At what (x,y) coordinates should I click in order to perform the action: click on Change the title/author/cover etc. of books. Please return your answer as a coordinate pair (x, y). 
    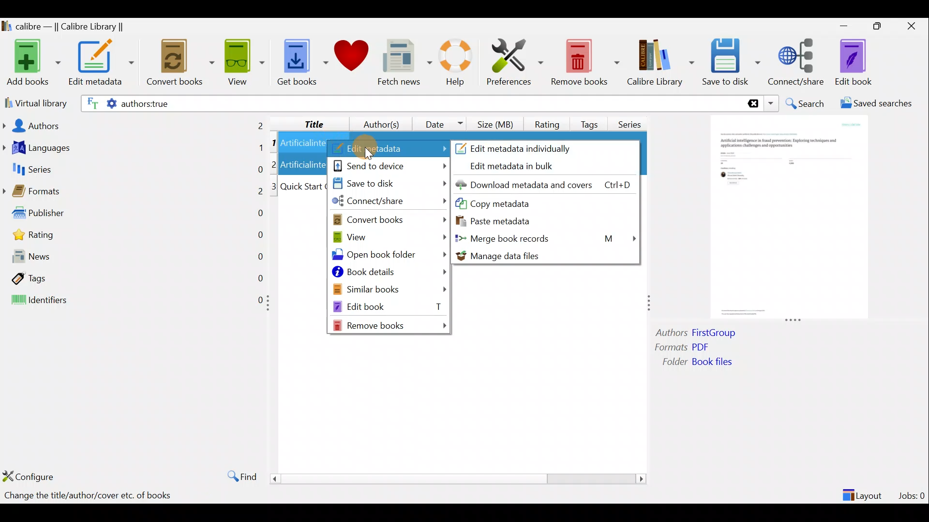
    Looking at the image, I should click on (88, 496).